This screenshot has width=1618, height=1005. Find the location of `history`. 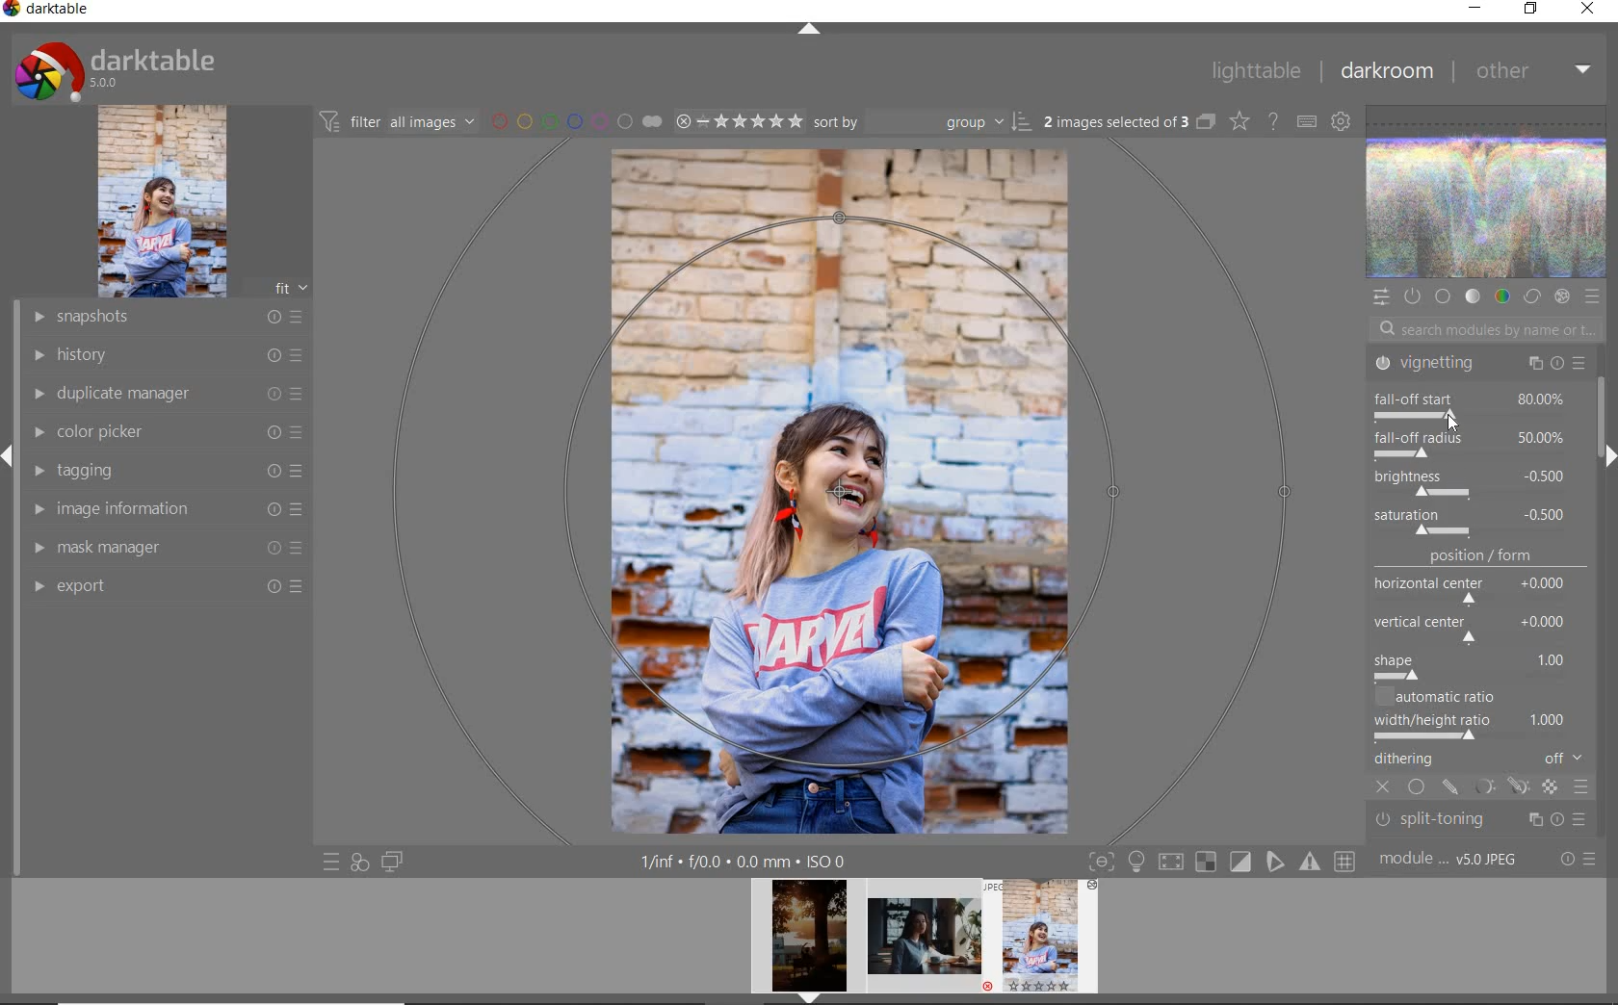

history is located at coordinates (167, 353).